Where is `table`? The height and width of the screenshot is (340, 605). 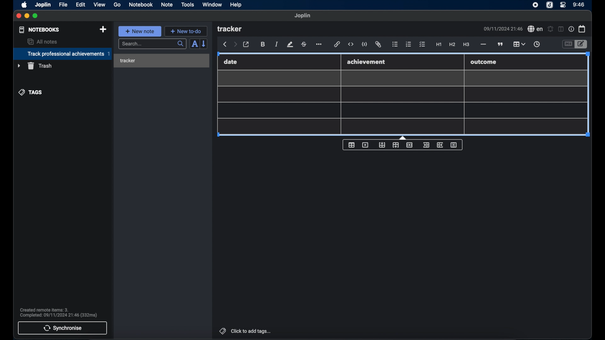
table is located at coordinates (519, 43).